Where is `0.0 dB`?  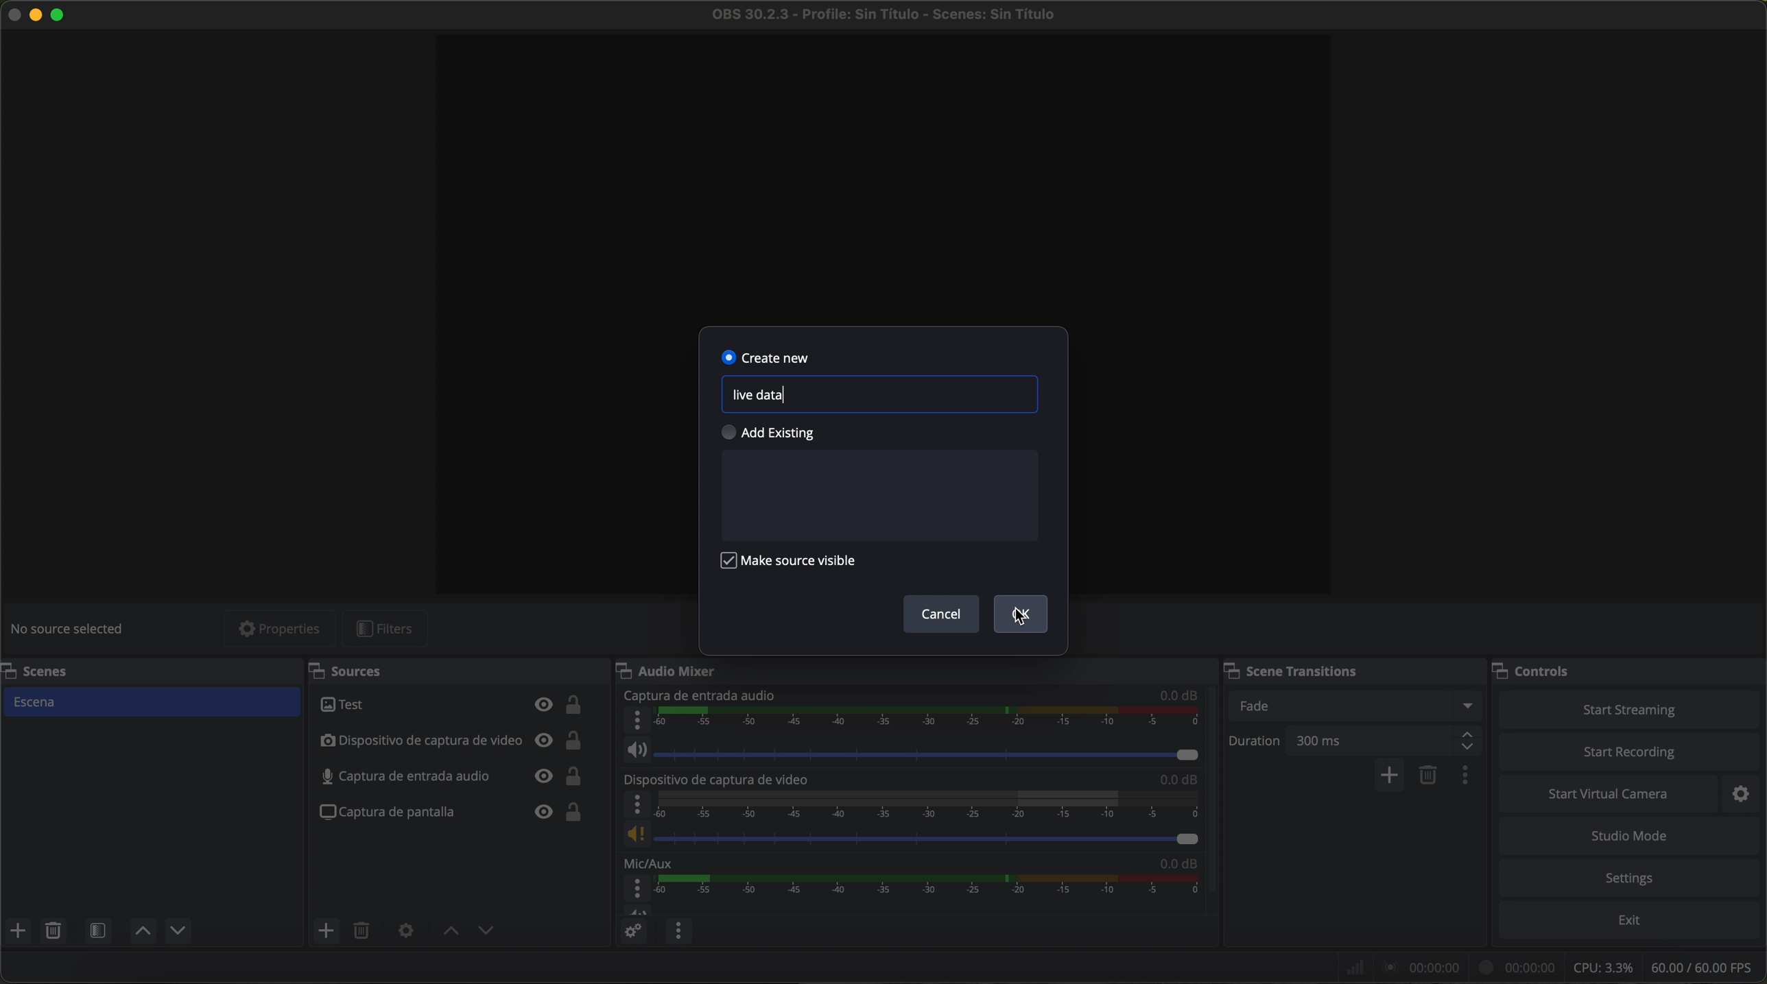 0.0 dB is located at coordinates (1179, 695).